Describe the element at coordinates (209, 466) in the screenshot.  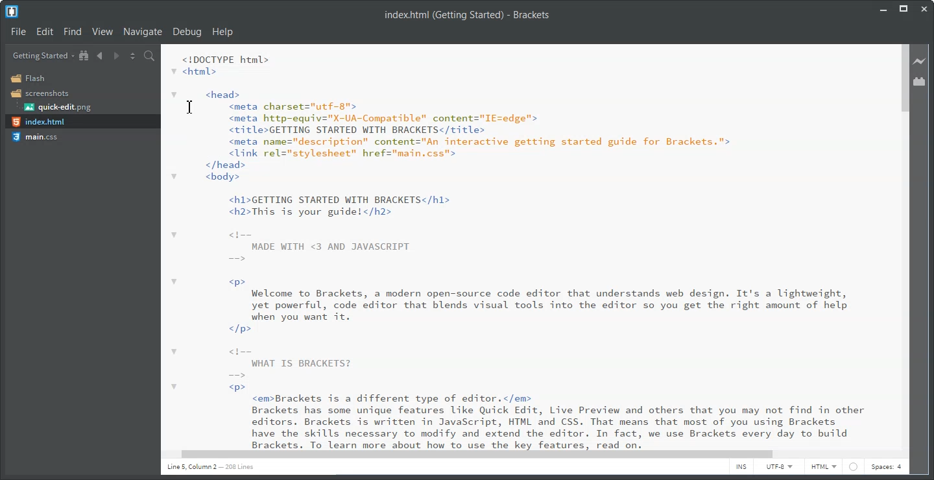
I see `line 1 column 5 208 lines` at that location.